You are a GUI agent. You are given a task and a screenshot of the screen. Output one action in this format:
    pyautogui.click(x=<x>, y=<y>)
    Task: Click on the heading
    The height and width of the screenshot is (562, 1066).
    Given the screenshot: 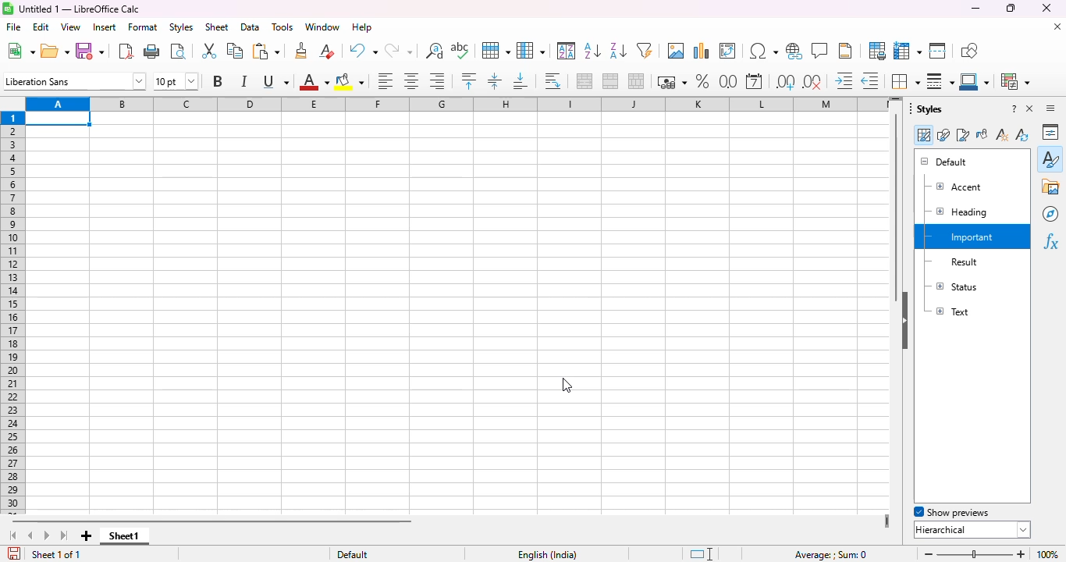 What is the action you would take?
    pyautogui.click(x=958, y=212)
    